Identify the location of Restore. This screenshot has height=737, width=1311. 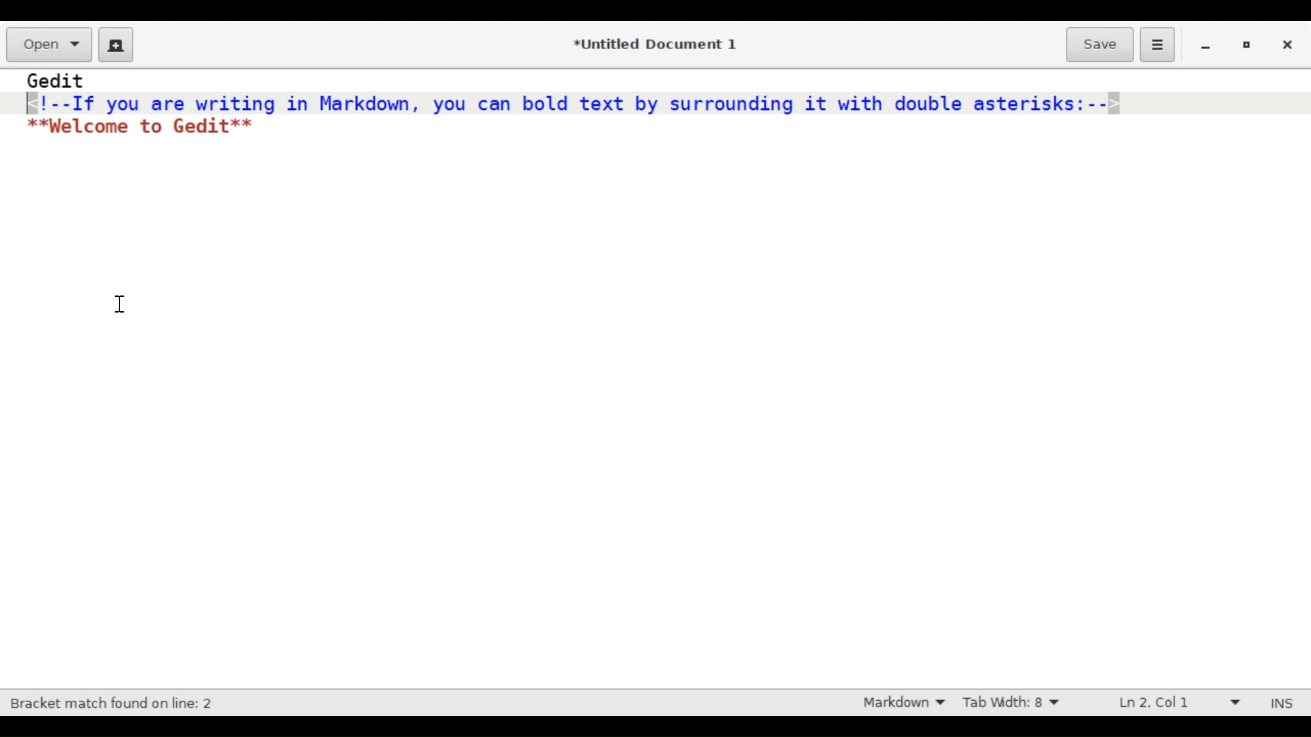
(1246, 46).